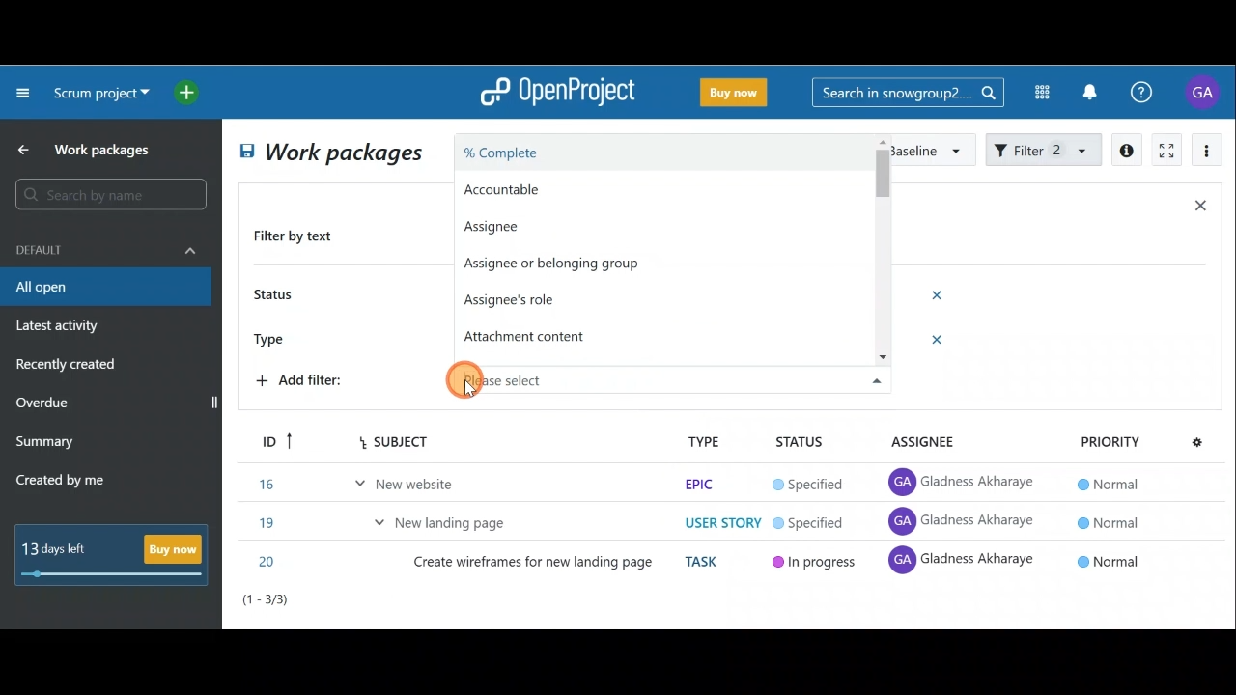 This screenshot has width=1236, height=695. Describe the element at coordinates (516, 225) in the screenshot. I see `Assignee` at that location.